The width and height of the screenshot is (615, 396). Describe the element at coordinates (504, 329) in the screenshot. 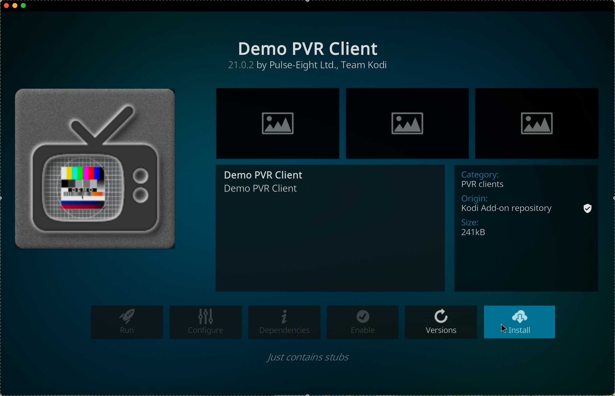

I see `Cursor` at that location.